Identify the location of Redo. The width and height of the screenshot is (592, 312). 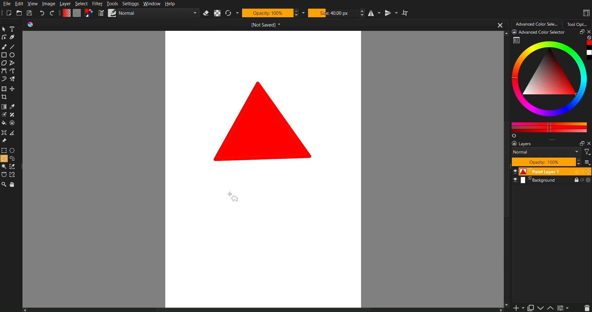
(53, 12).